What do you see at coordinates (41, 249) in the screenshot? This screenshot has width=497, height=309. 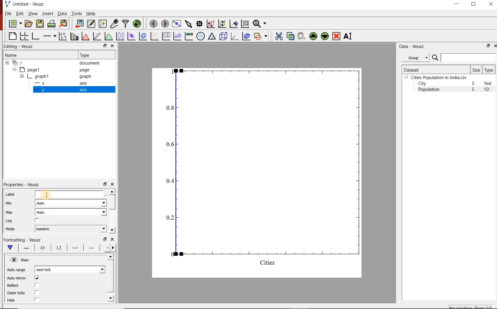 I see `Axis Label` at bounding box center [41, 249].